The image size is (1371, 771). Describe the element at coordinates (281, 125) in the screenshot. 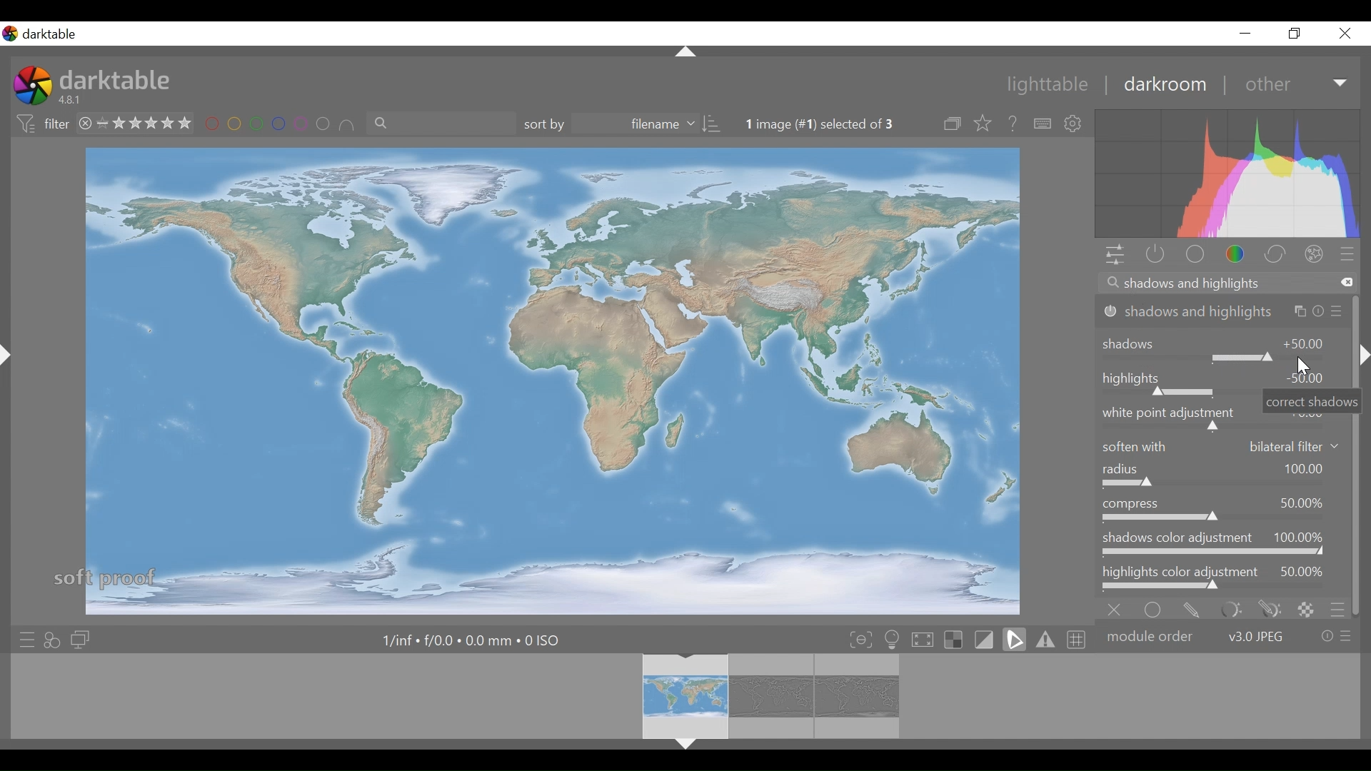

I see `filter by images color label` at that location.